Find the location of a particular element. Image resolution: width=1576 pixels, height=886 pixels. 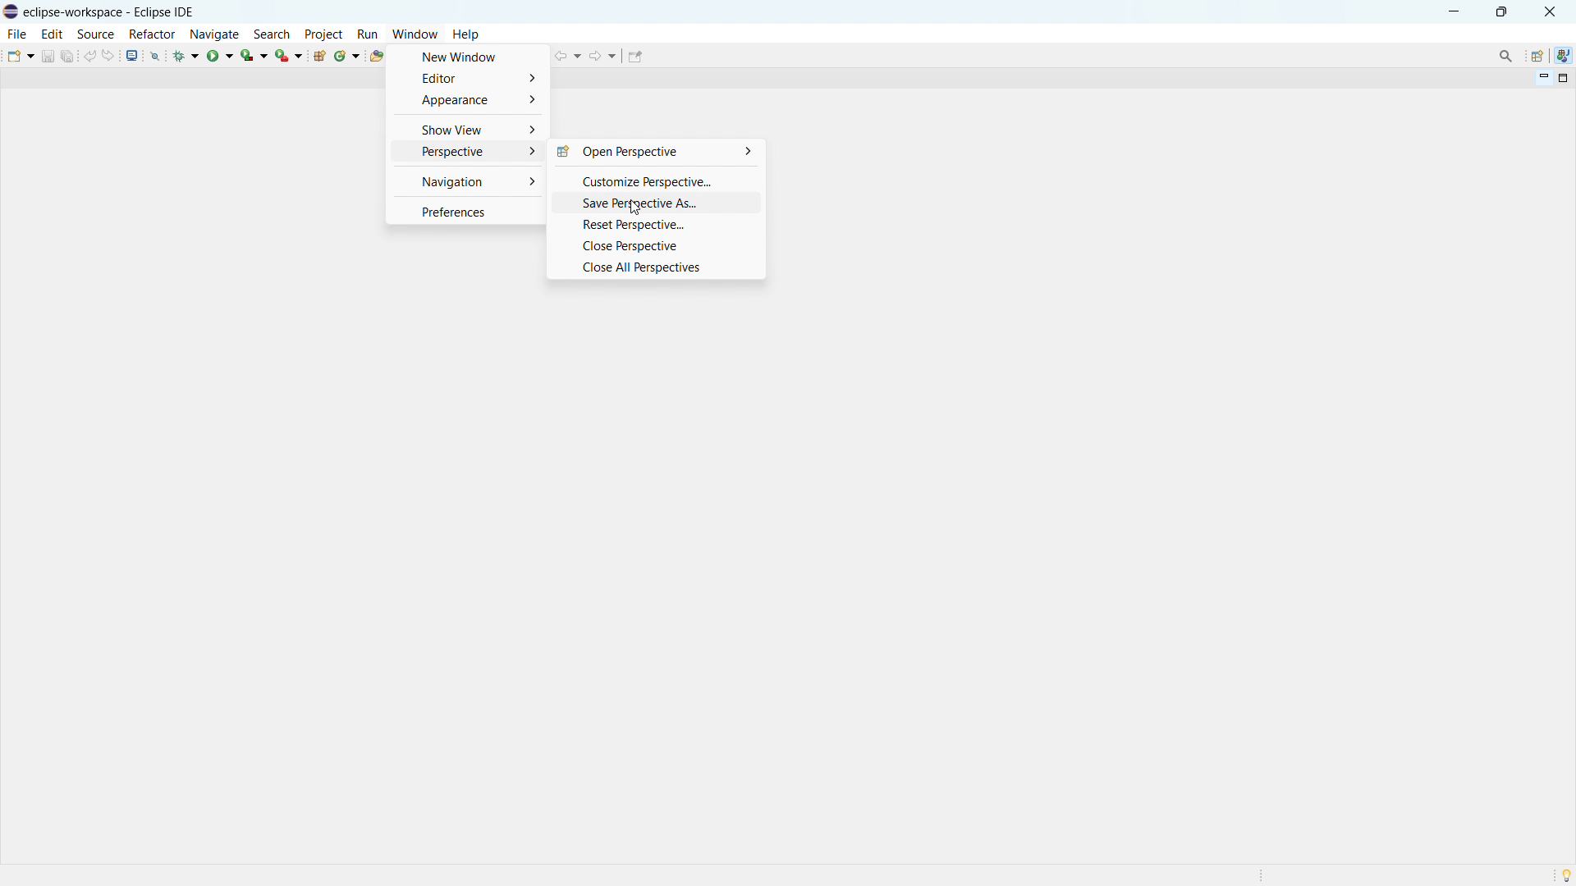

open perspective is located at coordinates (654, 152).